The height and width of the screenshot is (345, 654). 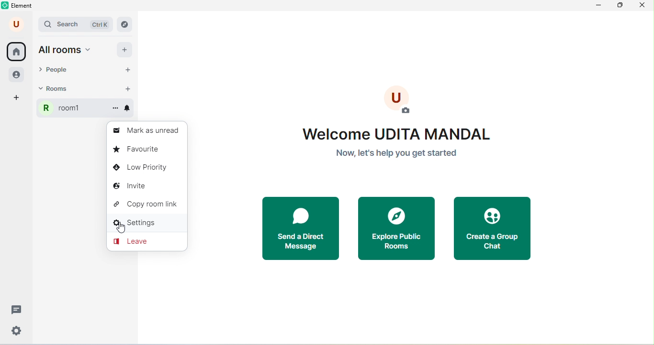 I want to click on low priority, so click(x=143, y=168).